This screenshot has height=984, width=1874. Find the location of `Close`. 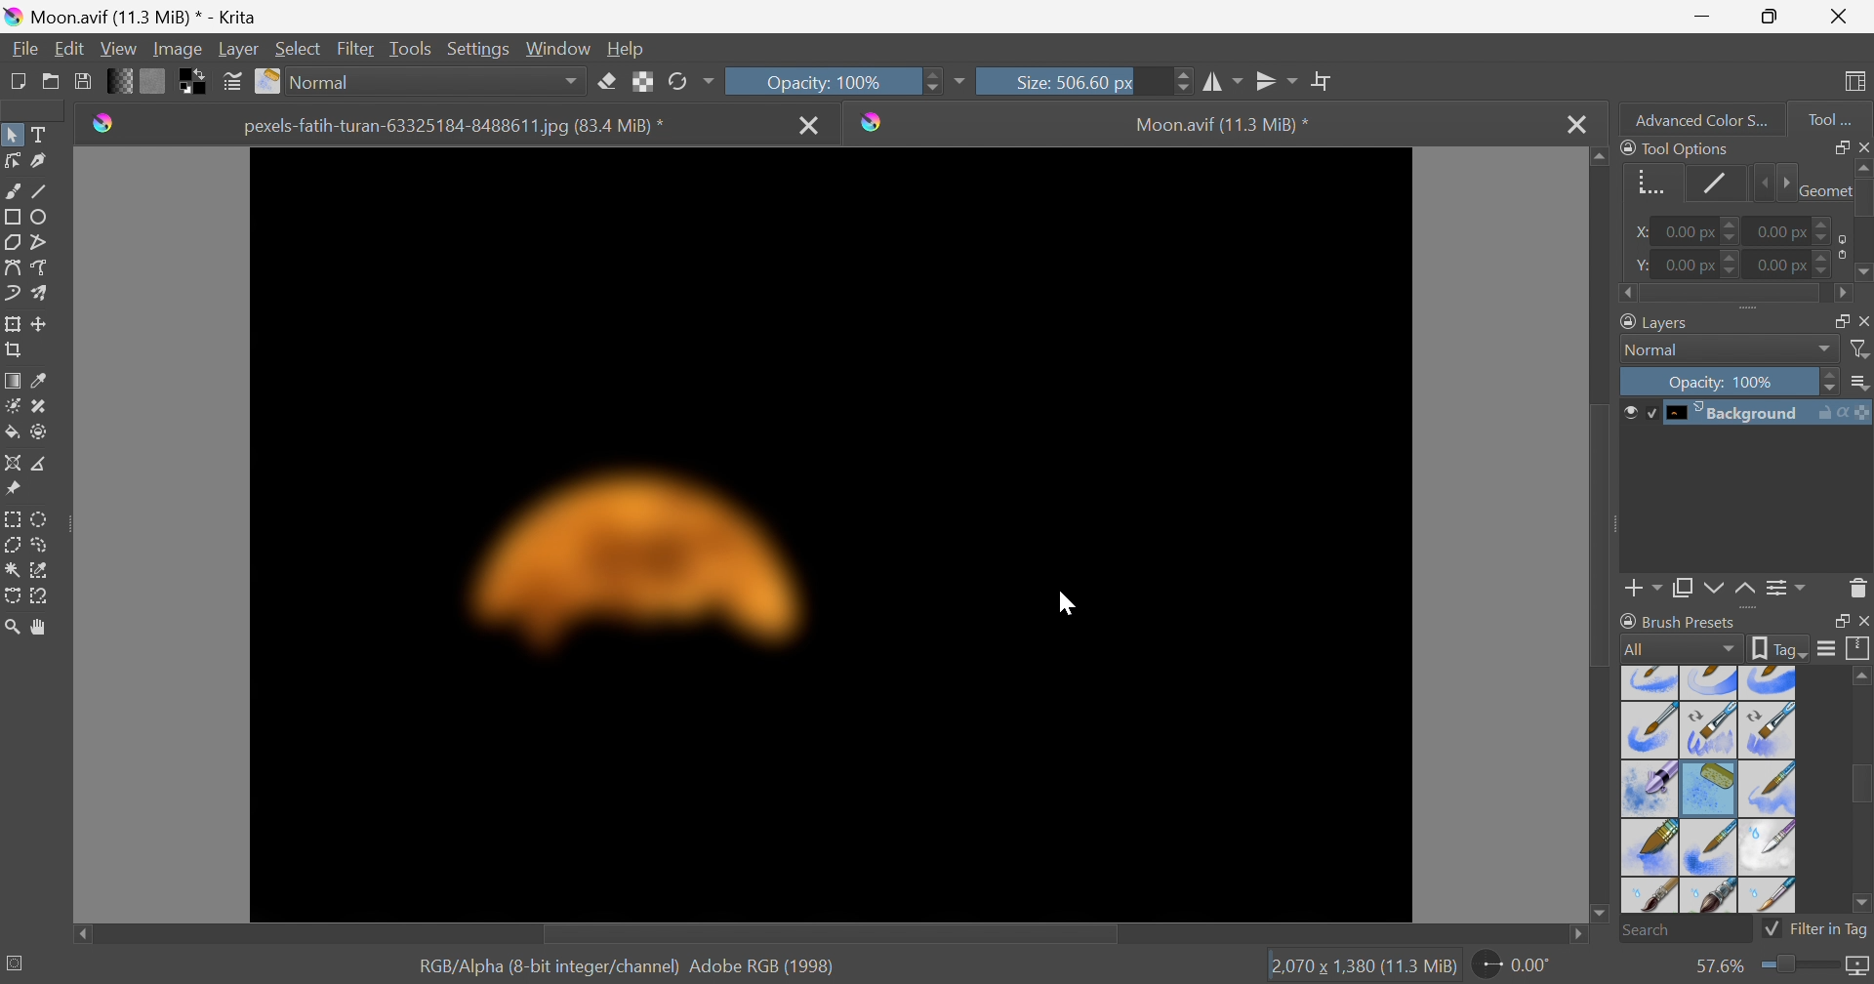

Close is located at coordinates (810, 127).